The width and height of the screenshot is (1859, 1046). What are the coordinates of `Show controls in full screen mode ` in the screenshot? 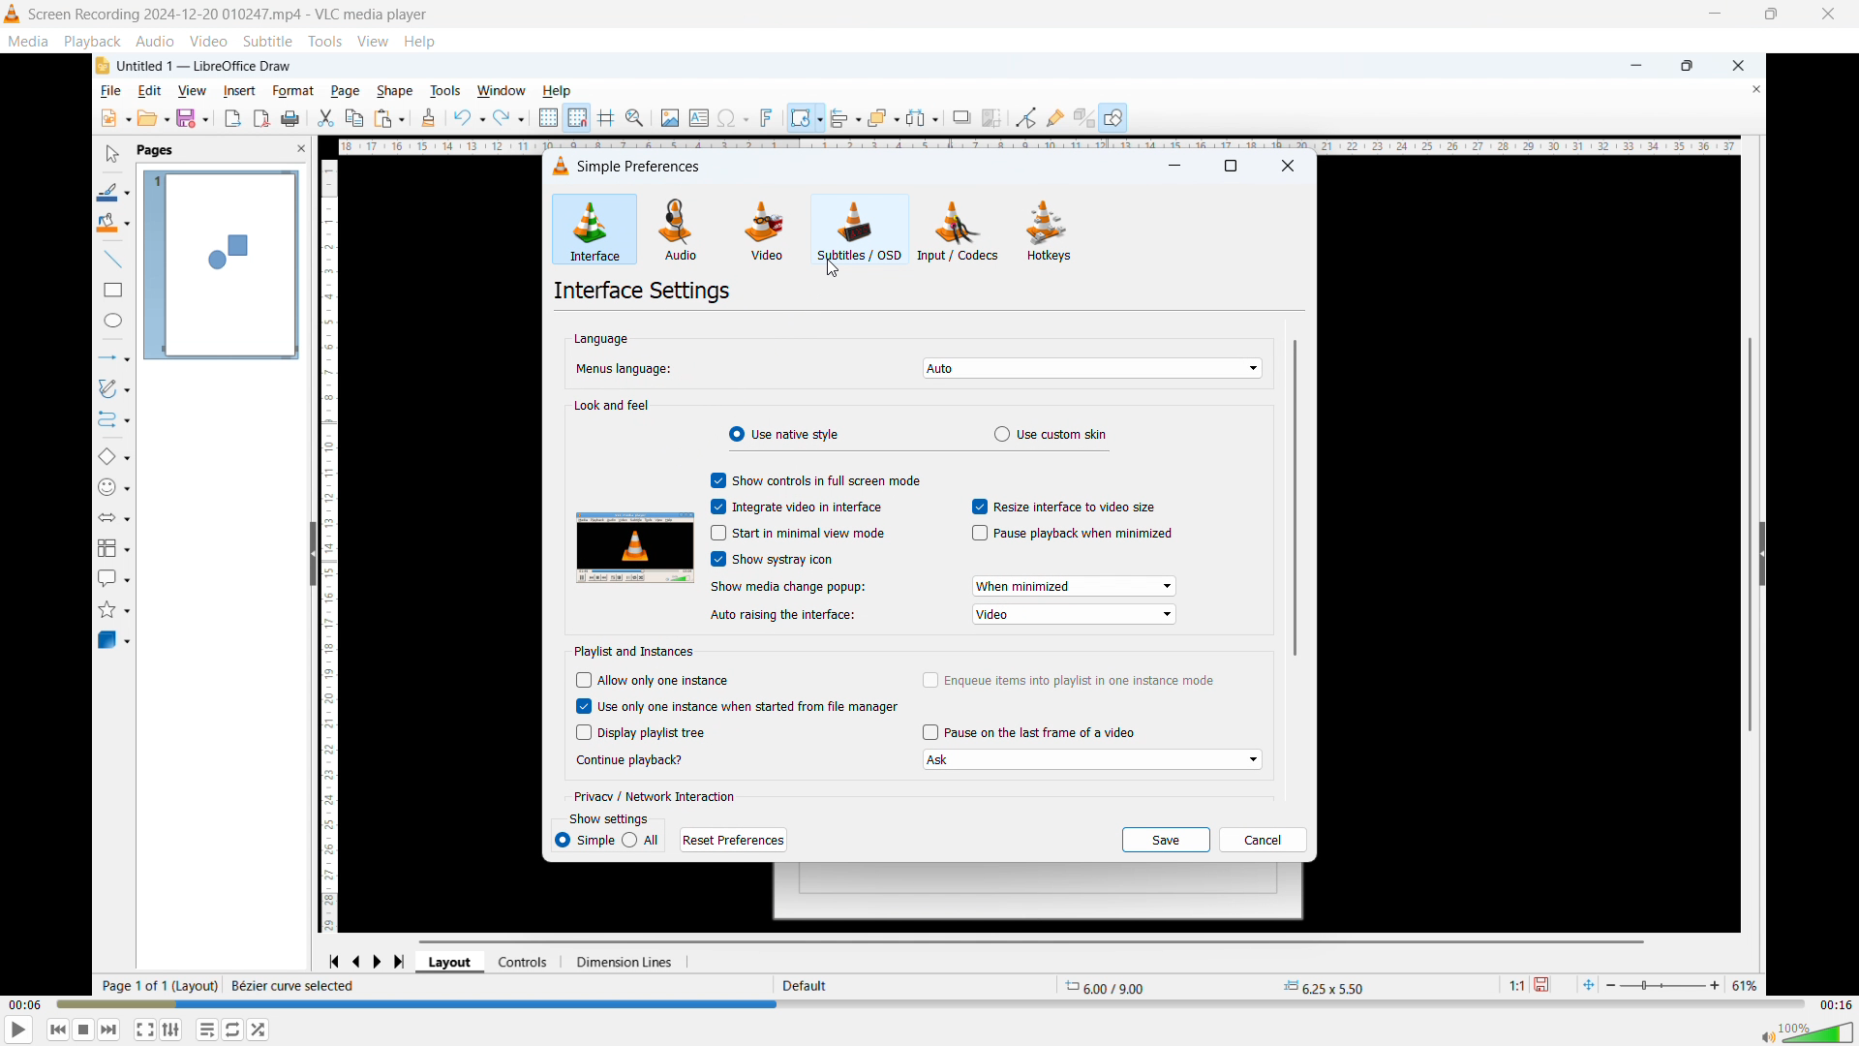 It's located at (814, 479).